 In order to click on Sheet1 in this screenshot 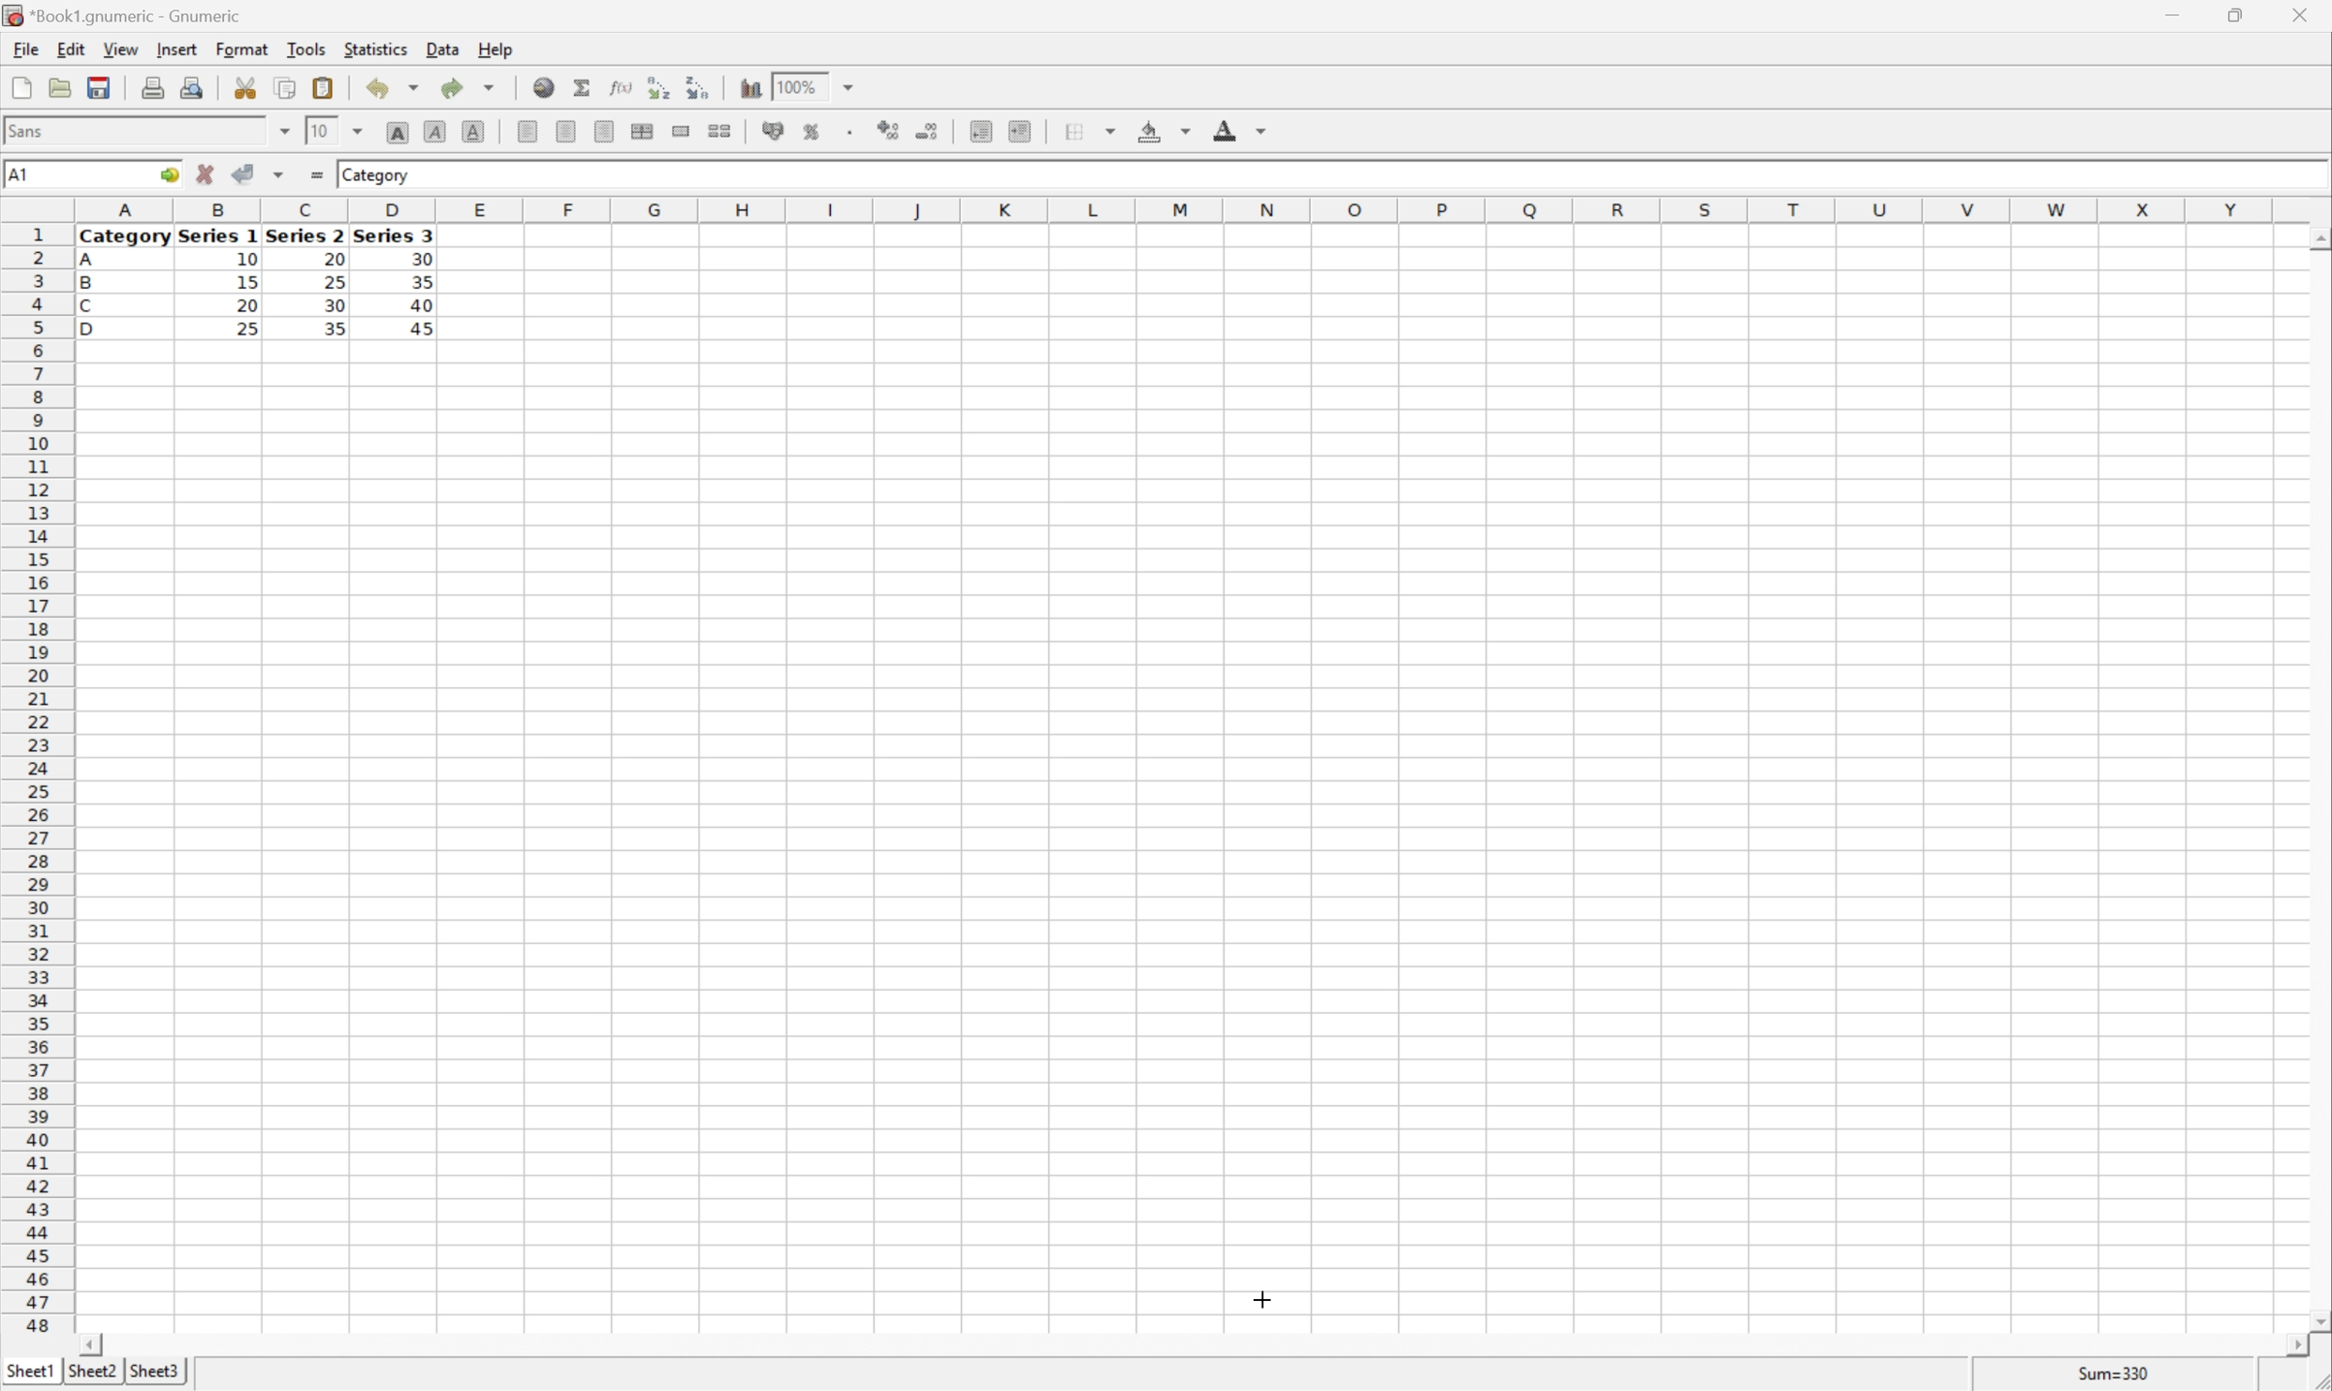, I will do `click(29, 1372)`.